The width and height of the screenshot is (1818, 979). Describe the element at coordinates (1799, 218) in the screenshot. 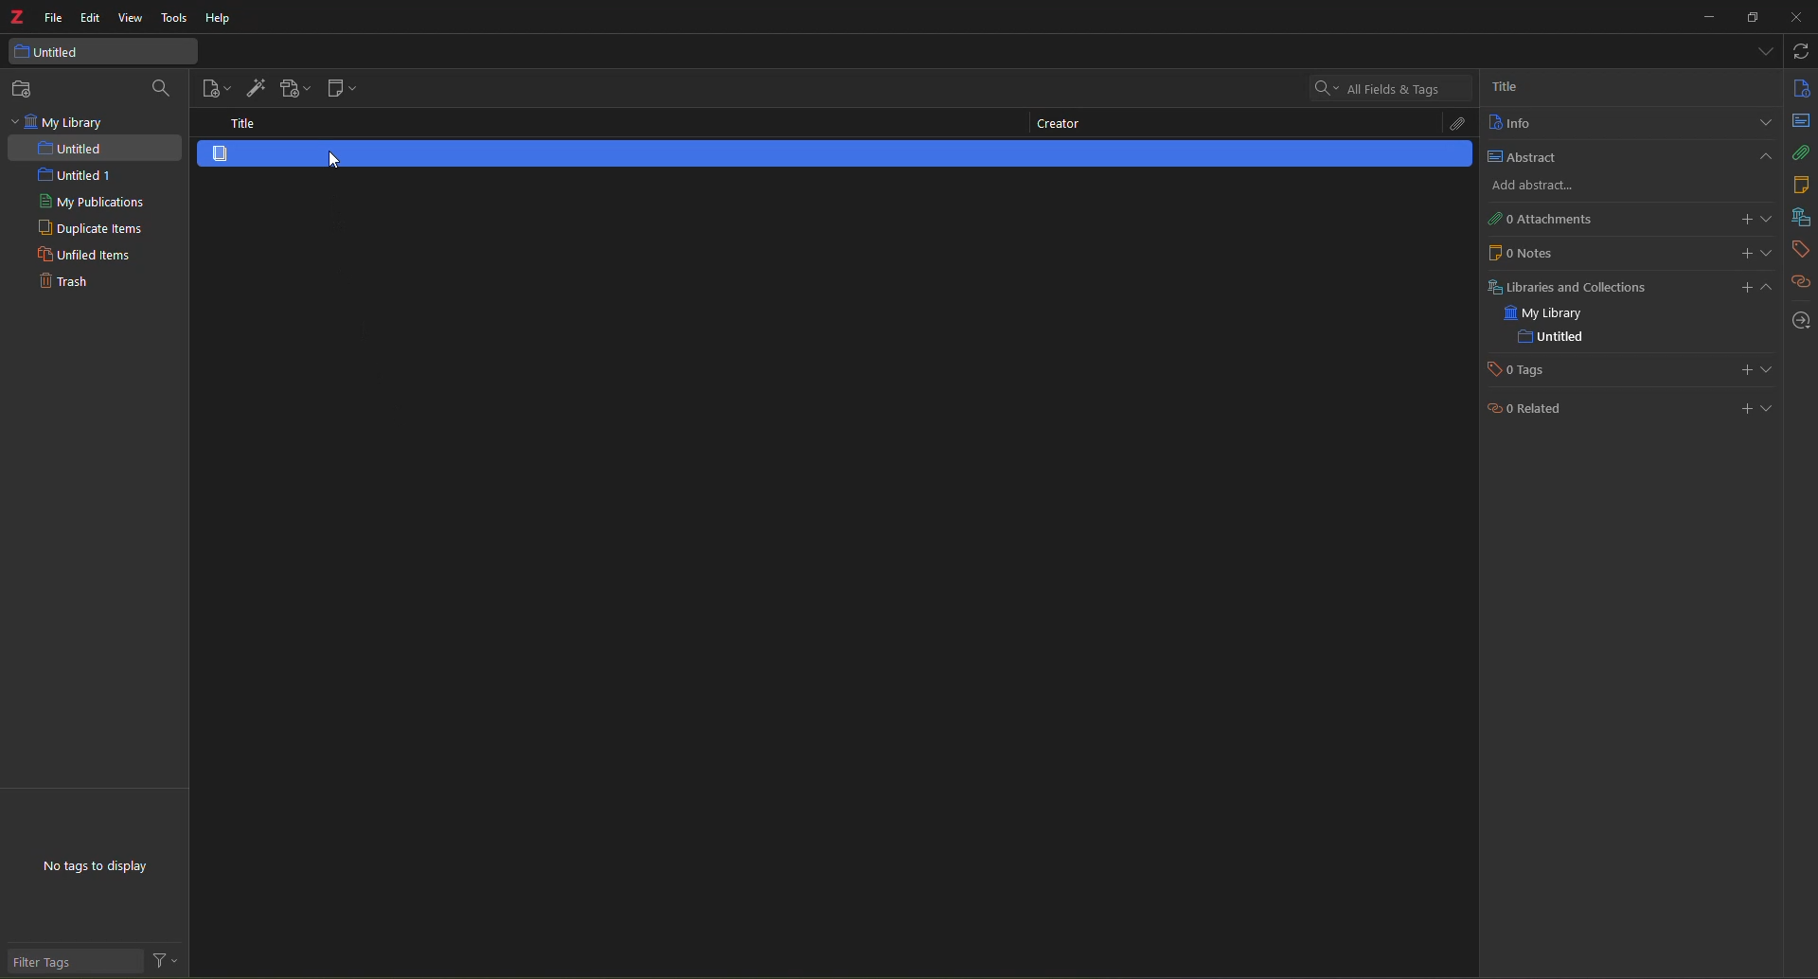

I see `library` at that location.